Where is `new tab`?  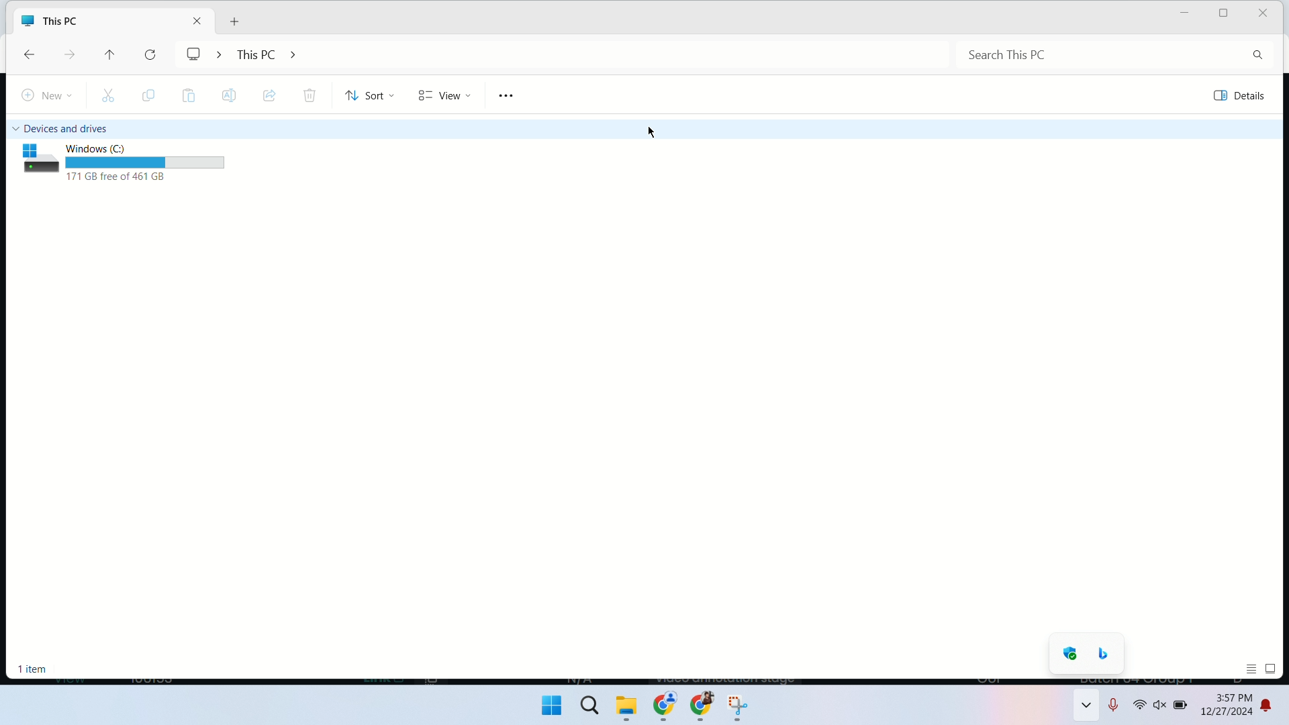 new tab is located at coordinates (234, 23).